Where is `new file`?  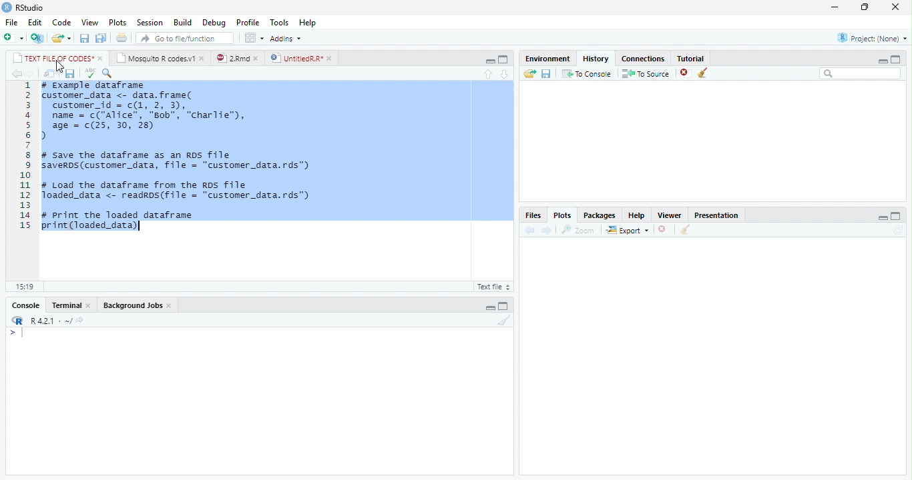 new file is located at coordinates (14, 37).